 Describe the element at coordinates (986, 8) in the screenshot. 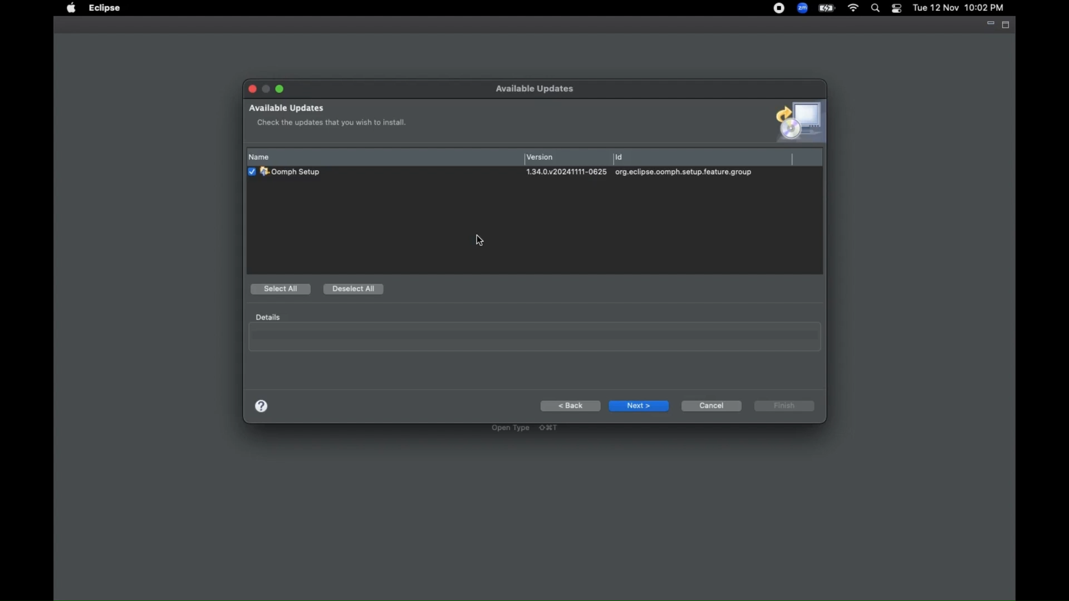

I see `10:02 pm ` at that location.